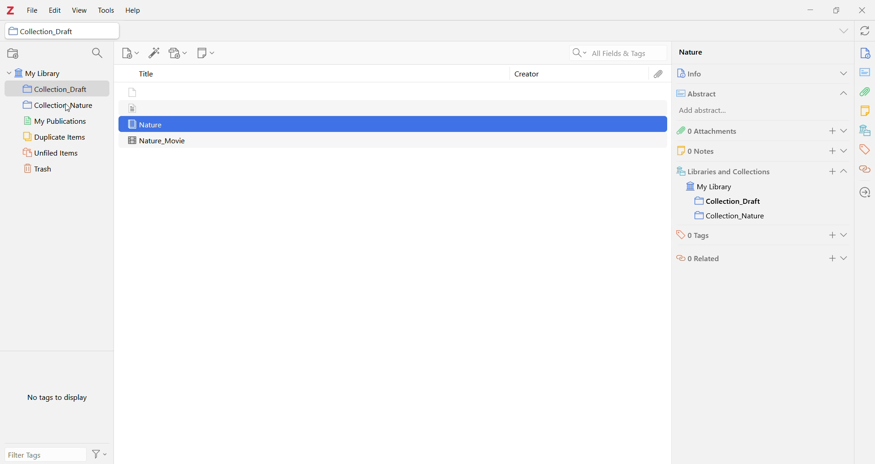 The width and height of the screenshot is (875, 464). What do you see at coordinates (717, 109) in the screenshot?
I see `Add abstract` at bounding box center [717, 109].